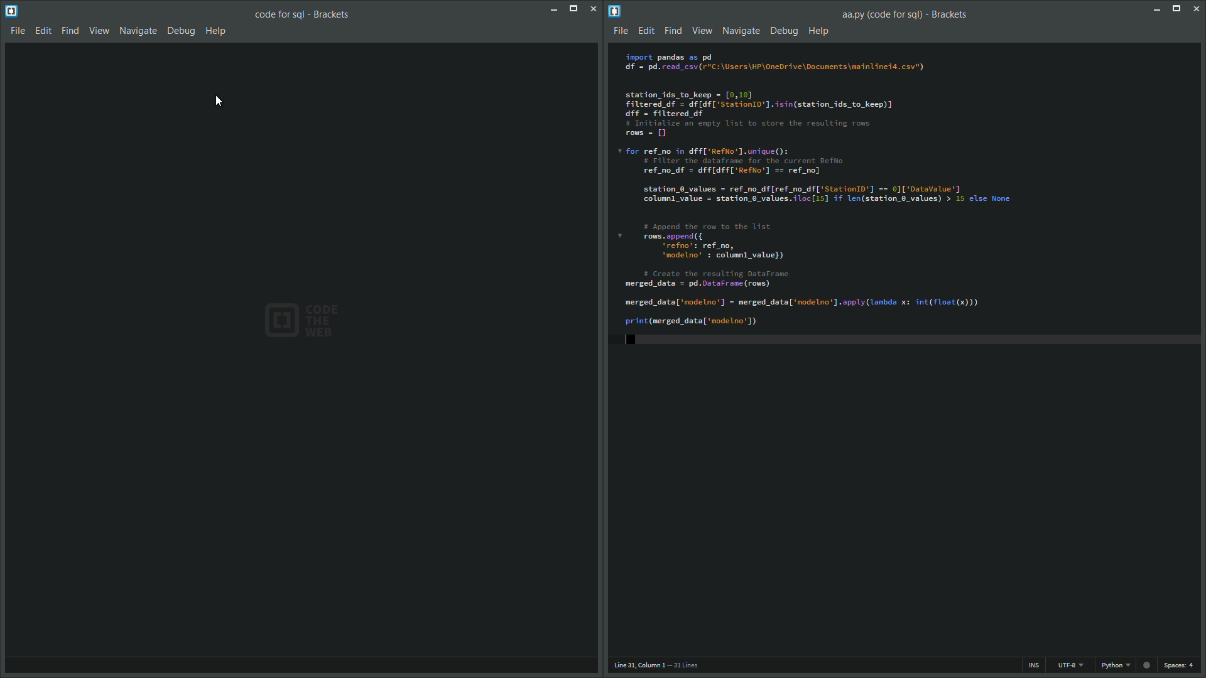  Describe the element at coordinates (661, 667) in the screenshot. I see `line` at that location.